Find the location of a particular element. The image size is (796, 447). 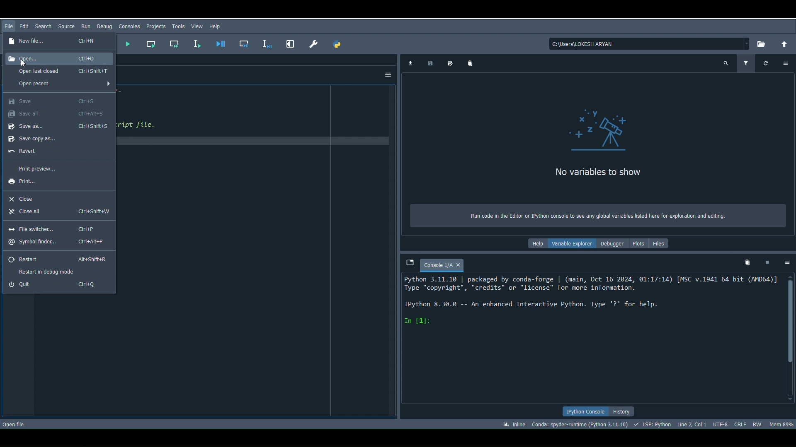

File  is located at coordinates (10, 26).